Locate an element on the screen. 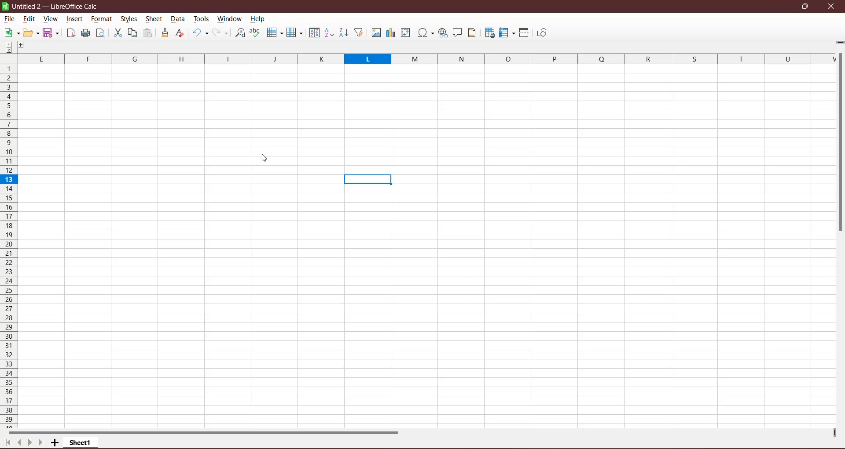 Image resolution: width=845 pixels, height=449 pixels. Window is located at coordinates (229, 18).